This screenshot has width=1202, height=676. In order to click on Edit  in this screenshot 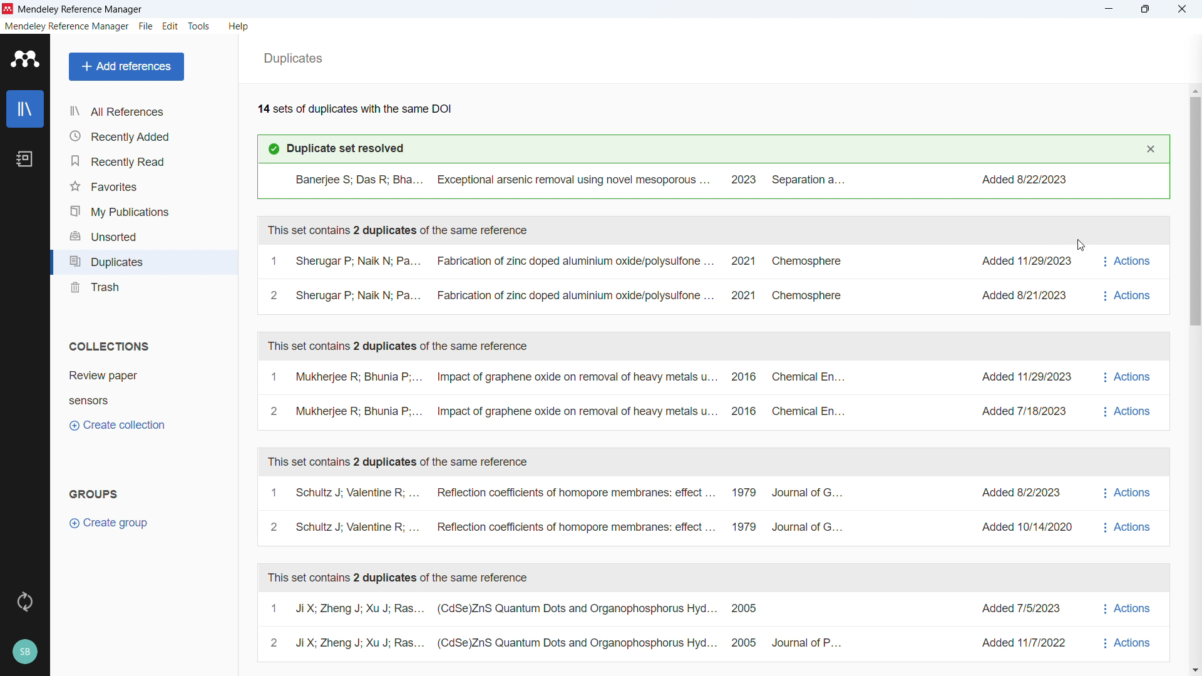, I will do `click(171, 26)`.